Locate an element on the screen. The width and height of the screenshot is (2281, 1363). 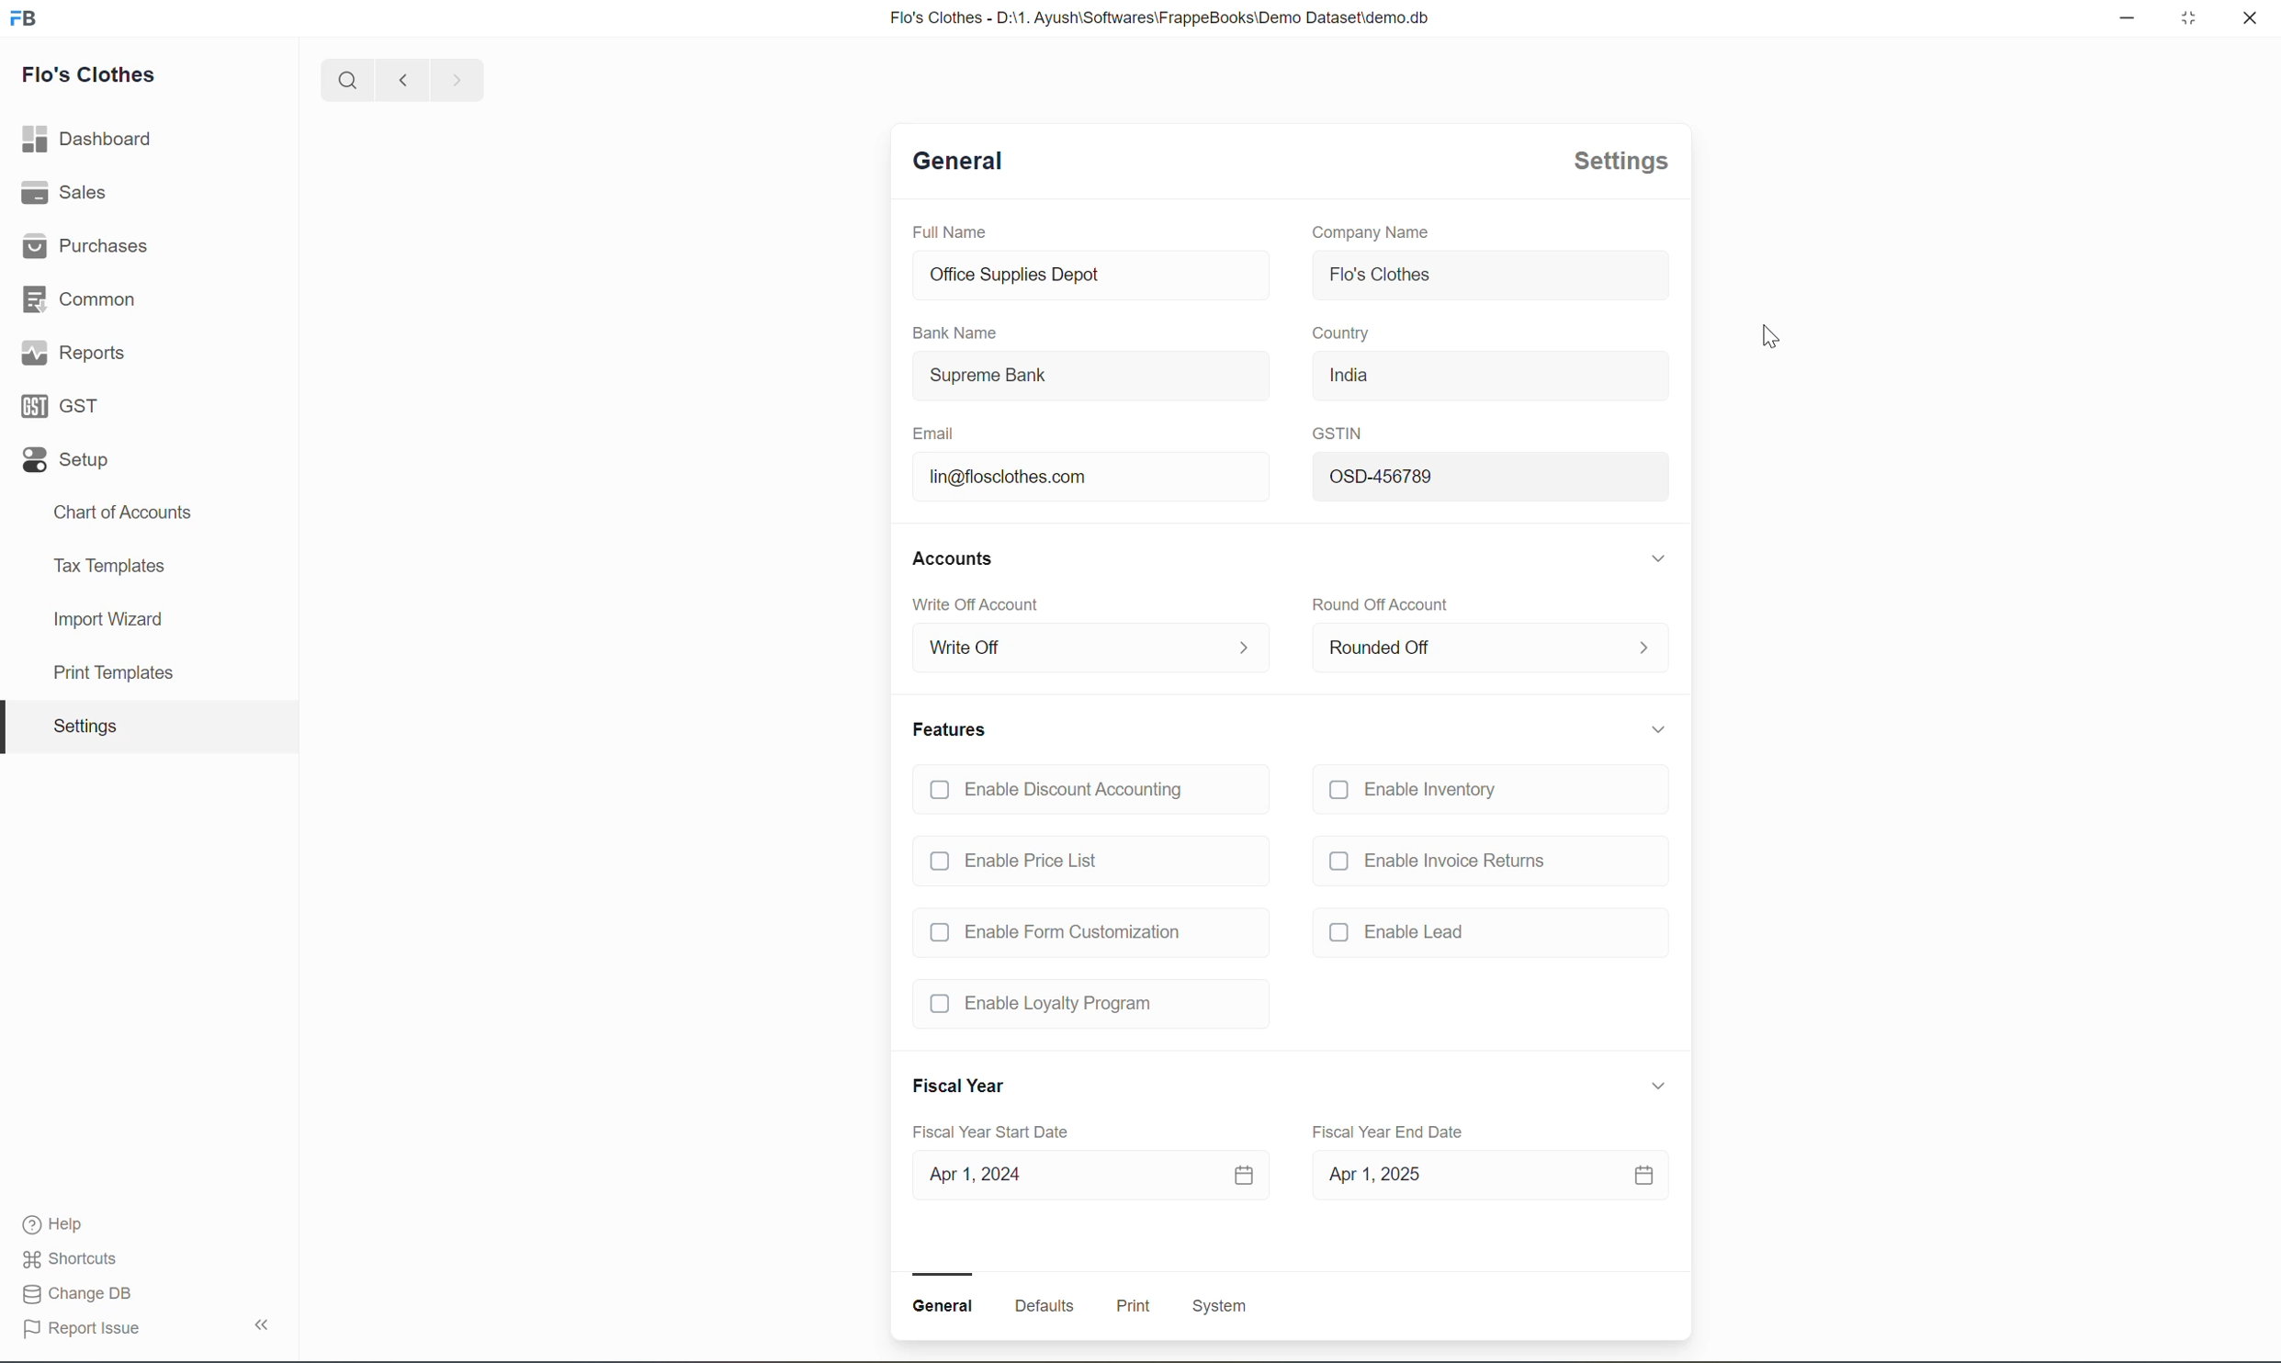
Enable Invoice Returns is located at coordinates (1436, 862).